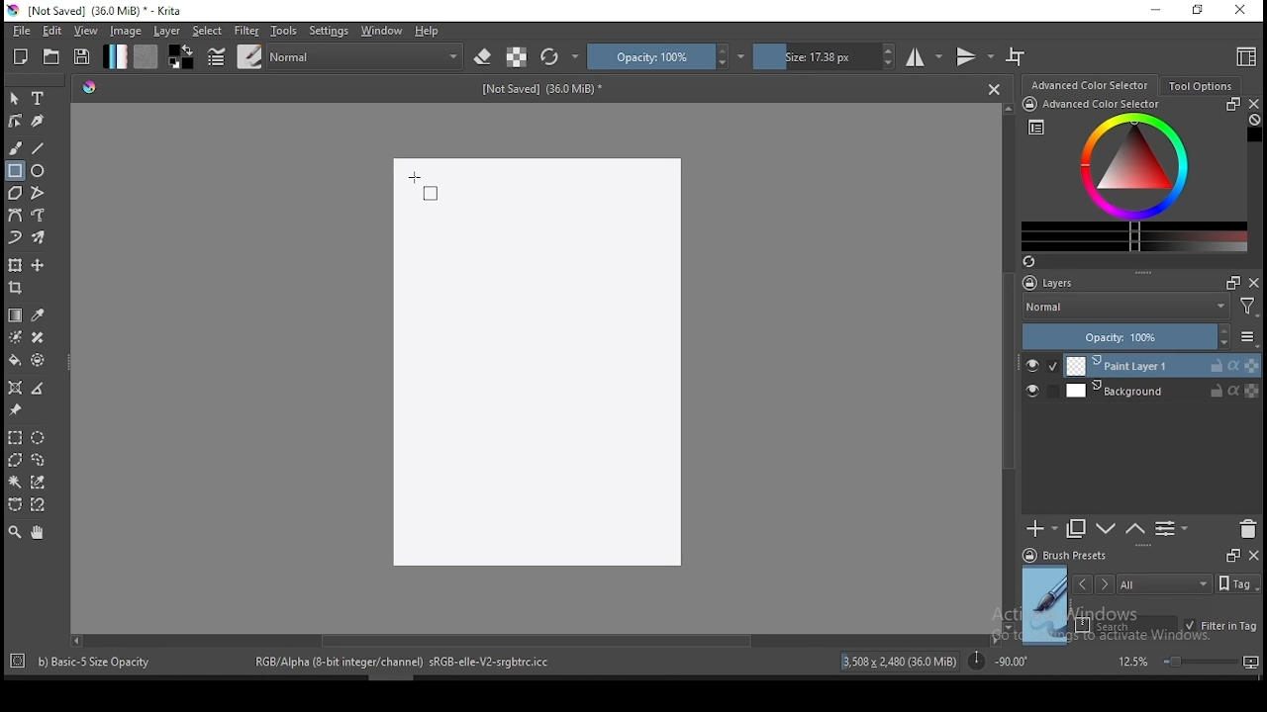 The image size is (1267, 712). I want to click on pattern, so click(146, 56).